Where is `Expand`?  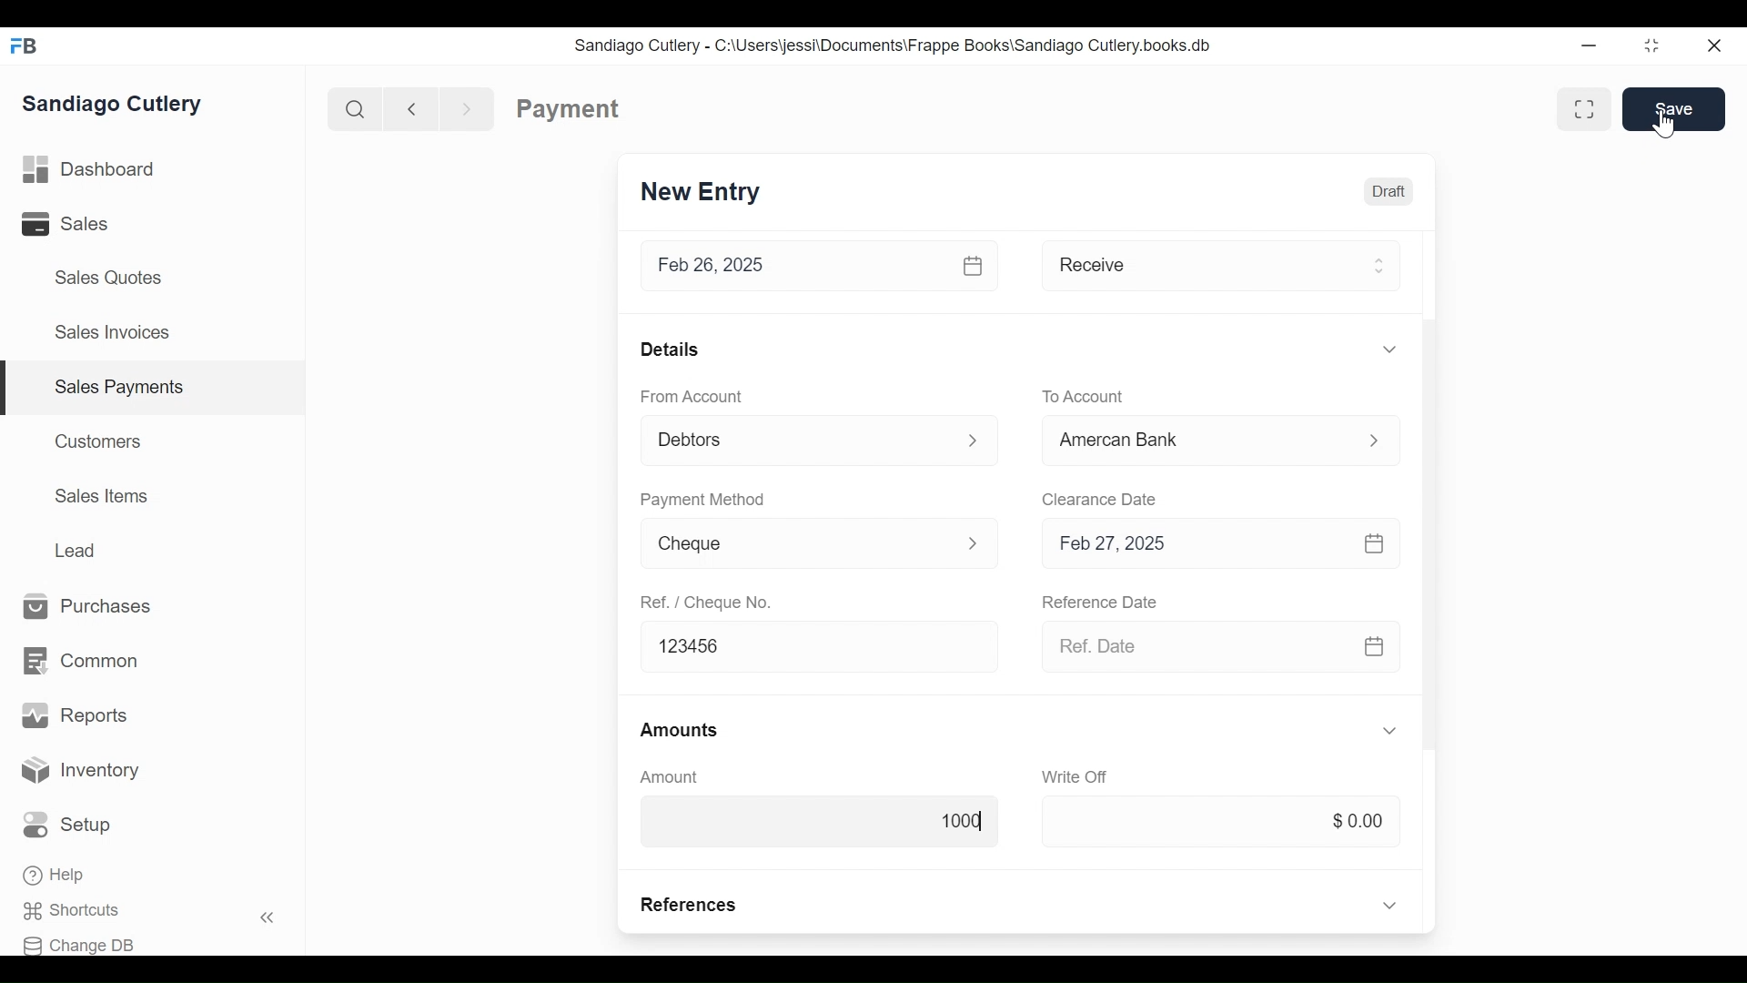 Expand is located at coordinates (974, 542).